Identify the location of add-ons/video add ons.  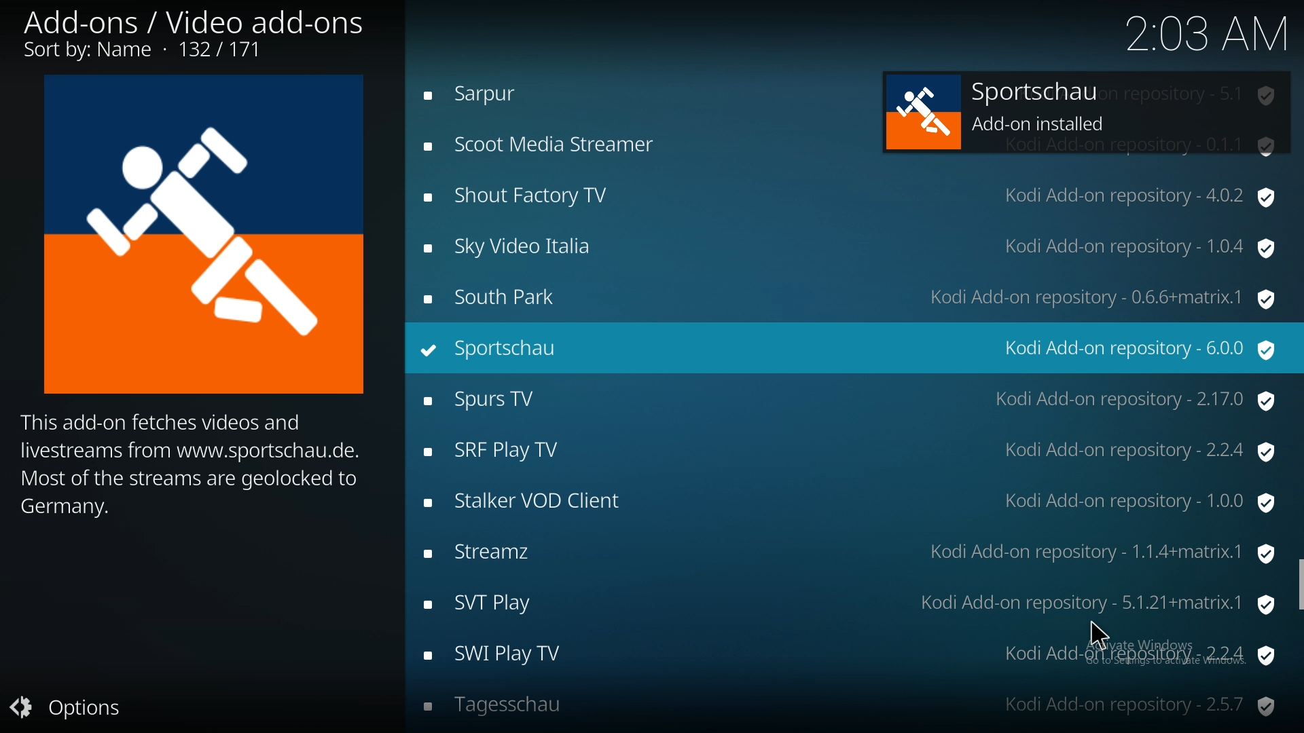
(196, 35).